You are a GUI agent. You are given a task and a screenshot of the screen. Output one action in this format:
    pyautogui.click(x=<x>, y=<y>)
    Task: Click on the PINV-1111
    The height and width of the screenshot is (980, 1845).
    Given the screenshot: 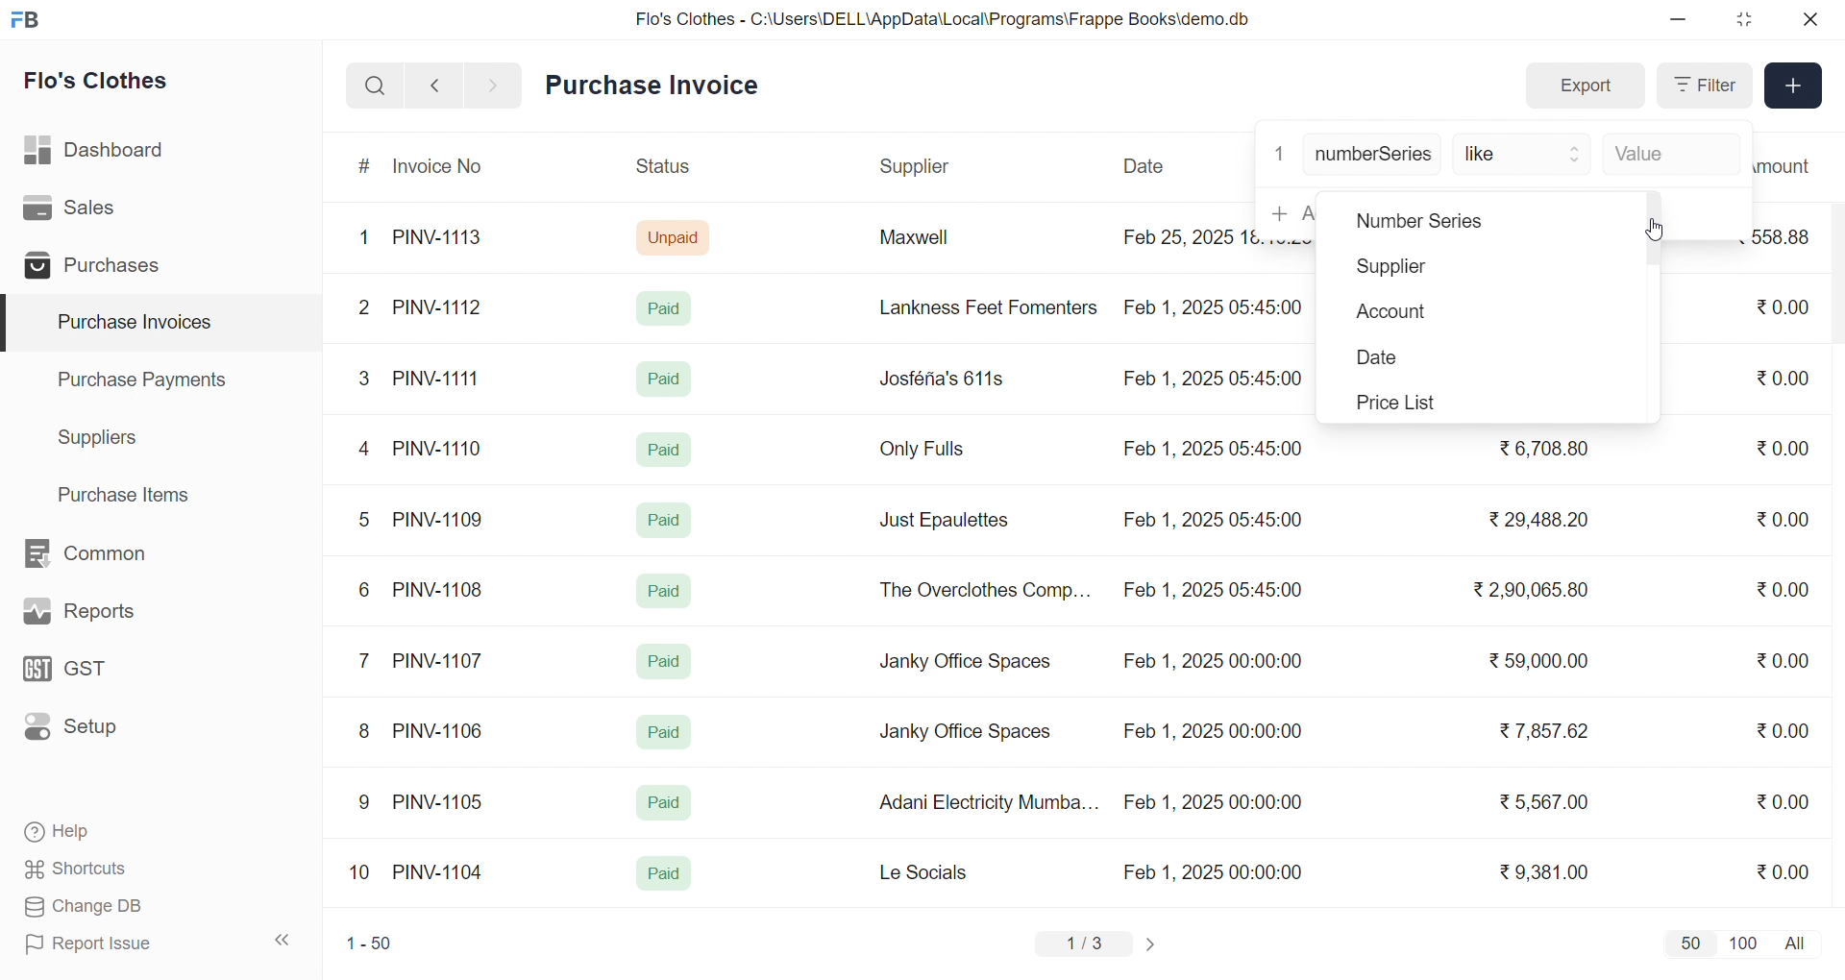 What is the action you would take?
    pyautogui.click(x=438, y=378)
    